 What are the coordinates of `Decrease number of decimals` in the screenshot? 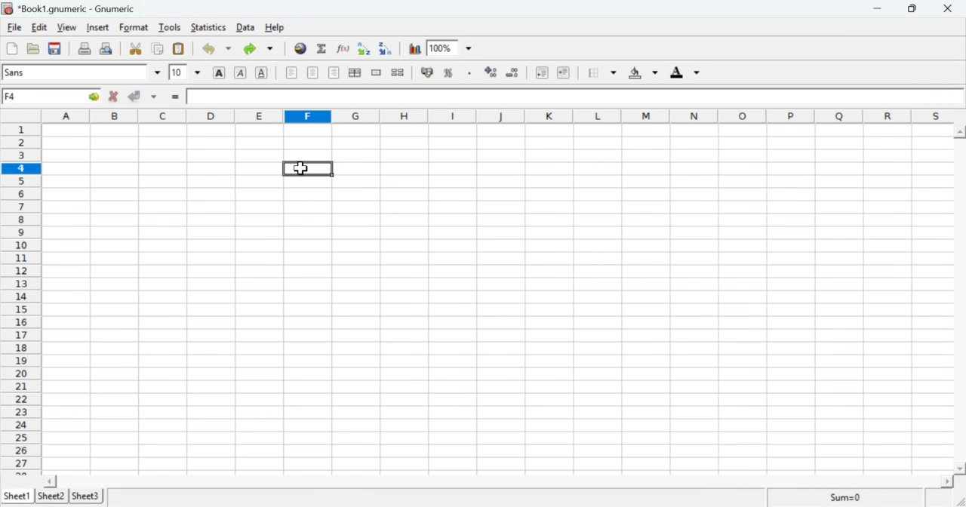 It's located at (513, 72).